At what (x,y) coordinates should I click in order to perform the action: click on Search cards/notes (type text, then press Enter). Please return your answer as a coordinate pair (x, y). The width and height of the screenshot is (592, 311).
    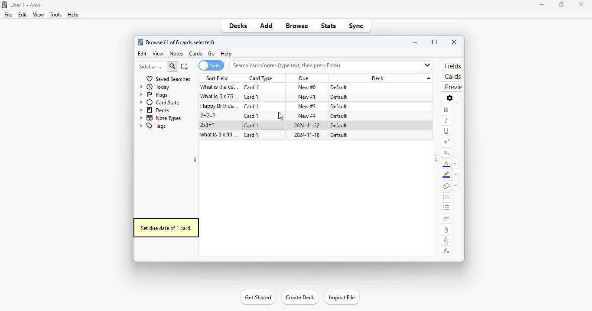
    Looking at the image, I should click on (334, 65).